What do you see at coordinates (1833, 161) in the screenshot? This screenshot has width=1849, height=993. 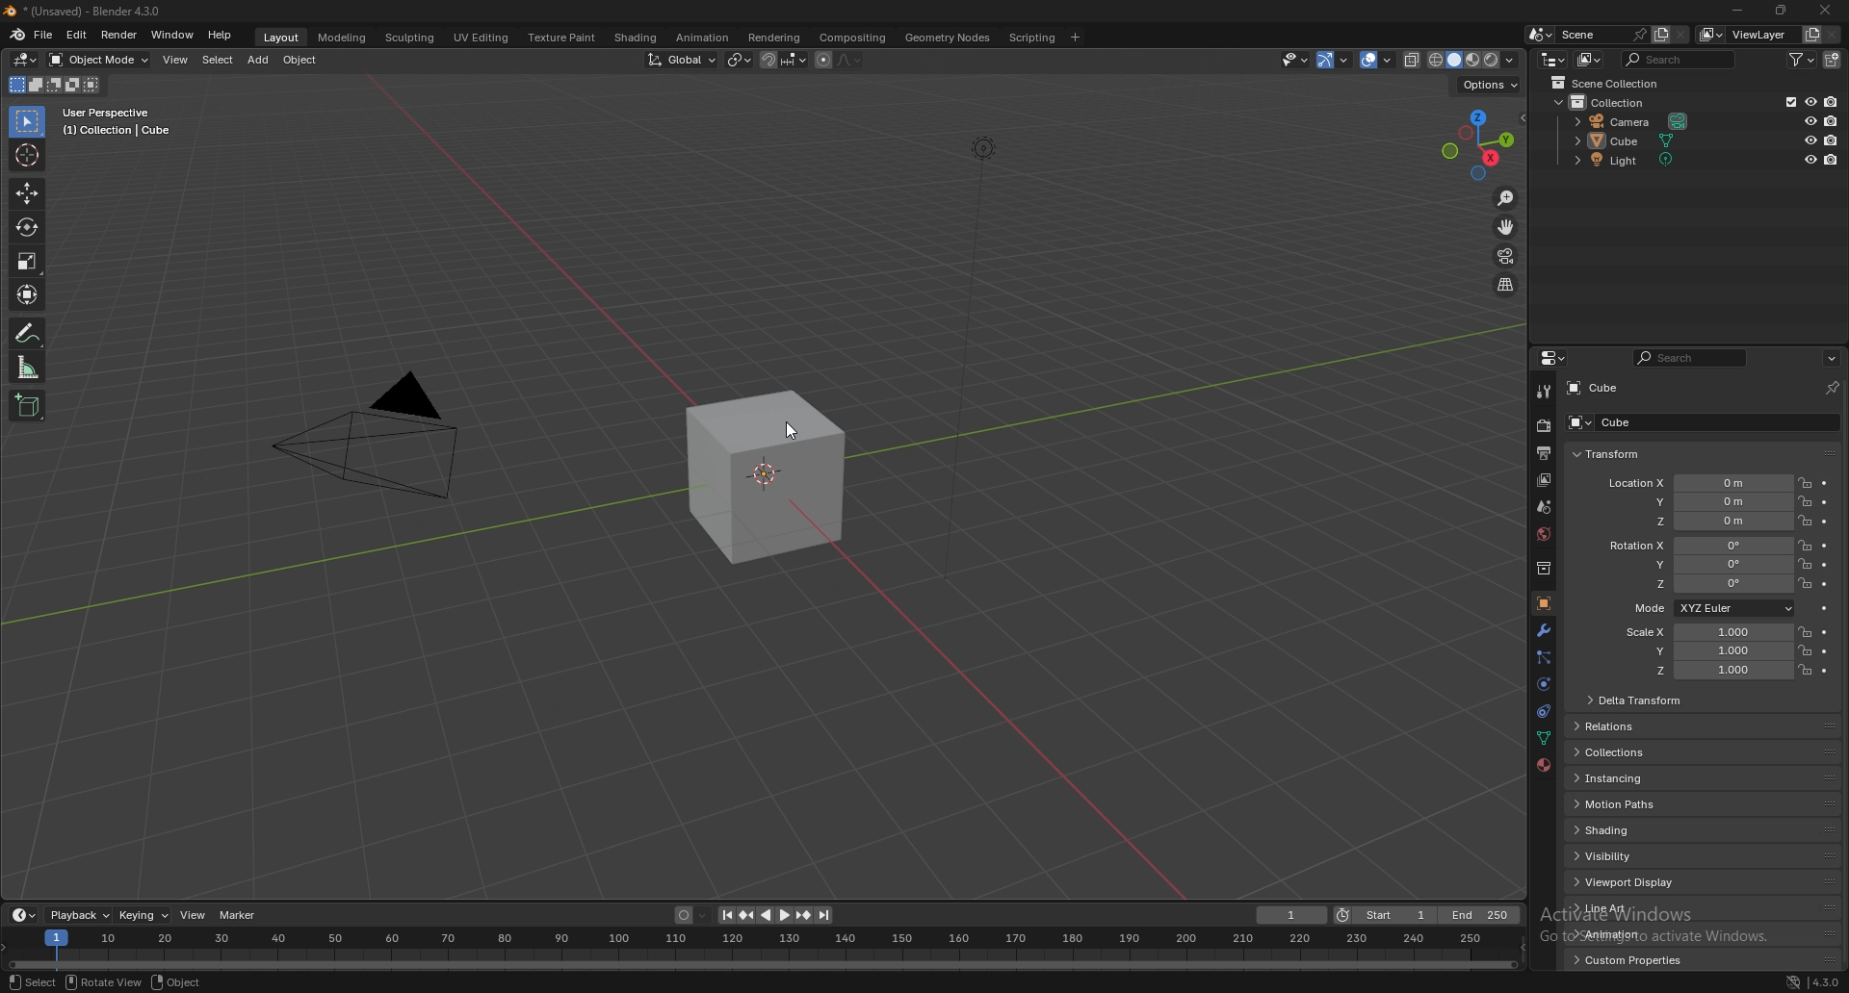 I see `disable in render` at bounding box center [1833, 161].